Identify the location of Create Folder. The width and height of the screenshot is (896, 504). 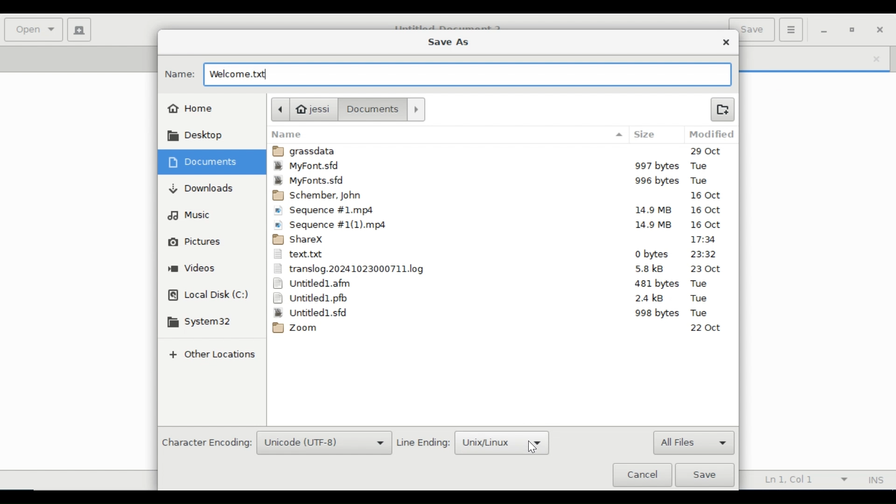
(722, 109).